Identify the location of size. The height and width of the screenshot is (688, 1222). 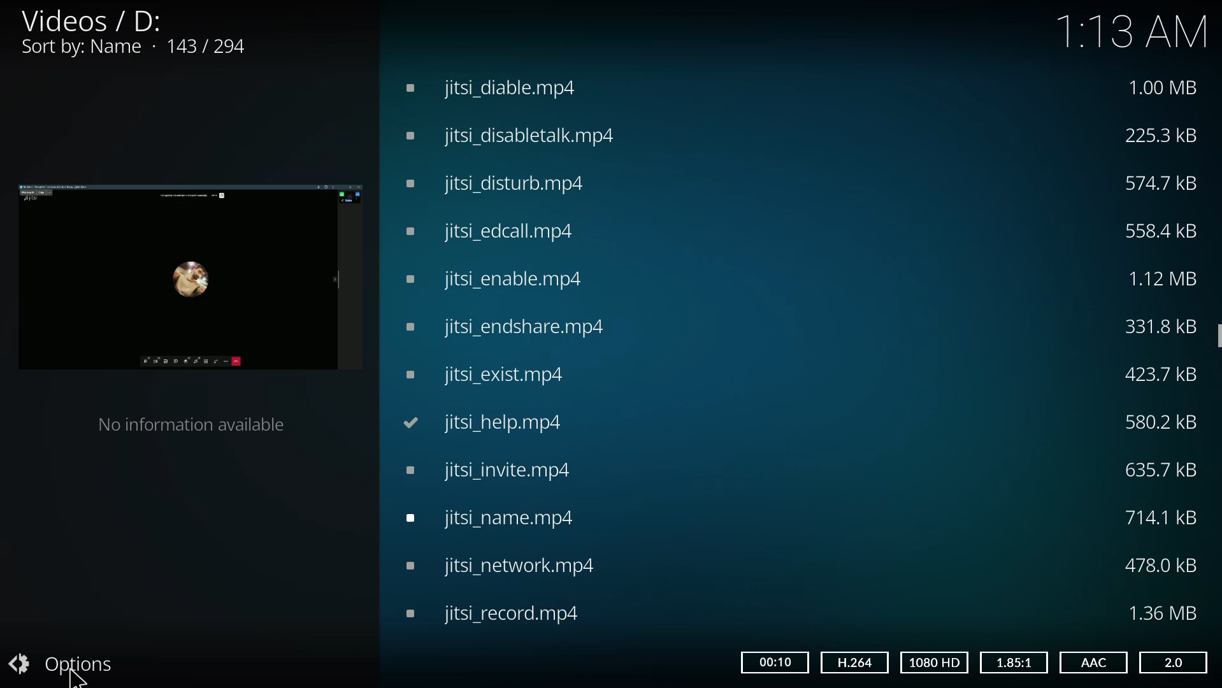
(1160, 182).